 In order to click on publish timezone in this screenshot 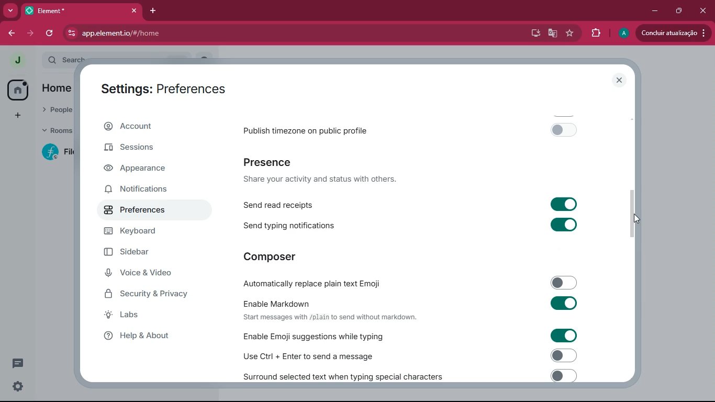, I will do `click(415, 129)`.